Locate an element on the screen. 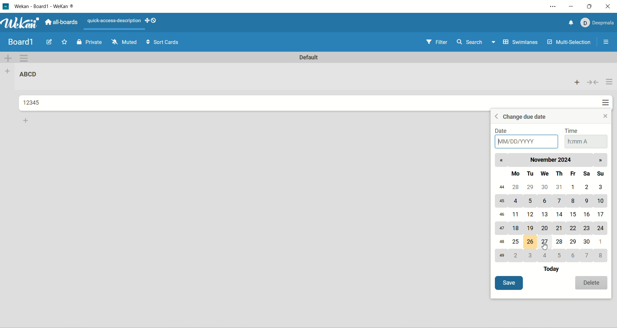 This screenshot has height=328, width=617. minimize is located at coordinates (572, 7).